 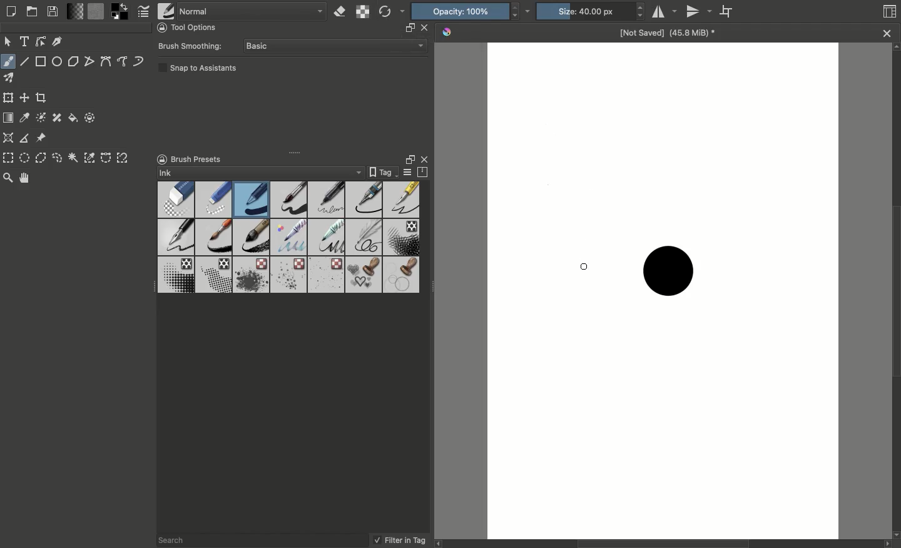 What do you see at coordinates (260, 173) in the screenshot?
I see `Ink` at bounding box center [260, 173].